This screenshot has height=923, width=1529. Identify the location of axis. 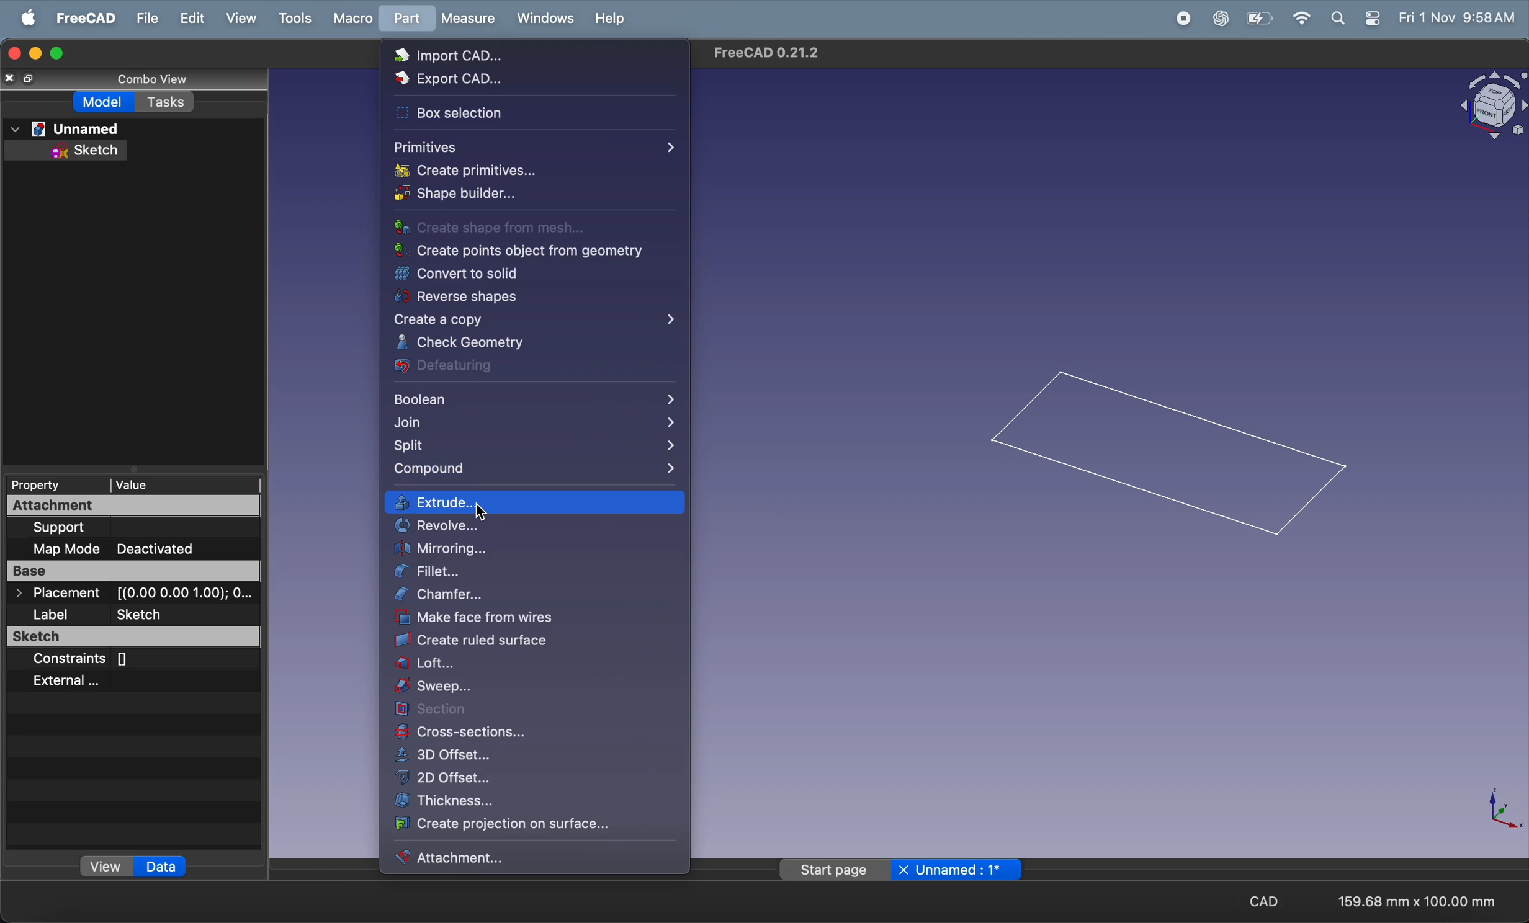
(1497, 806).